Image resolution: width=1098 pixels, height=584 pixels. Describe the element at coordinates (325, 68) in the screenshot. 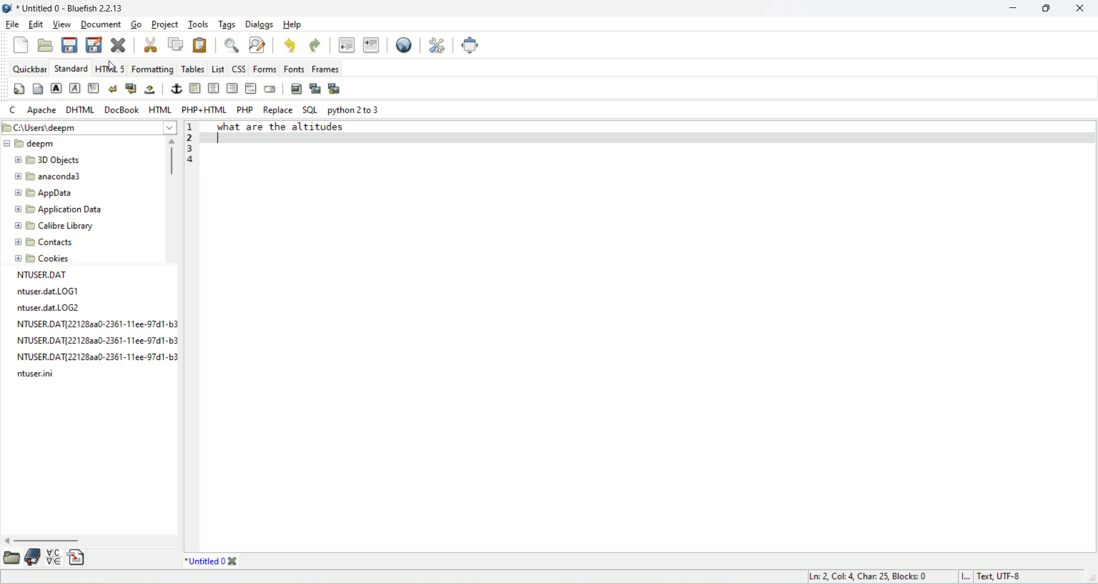

I see `frames` at that location.